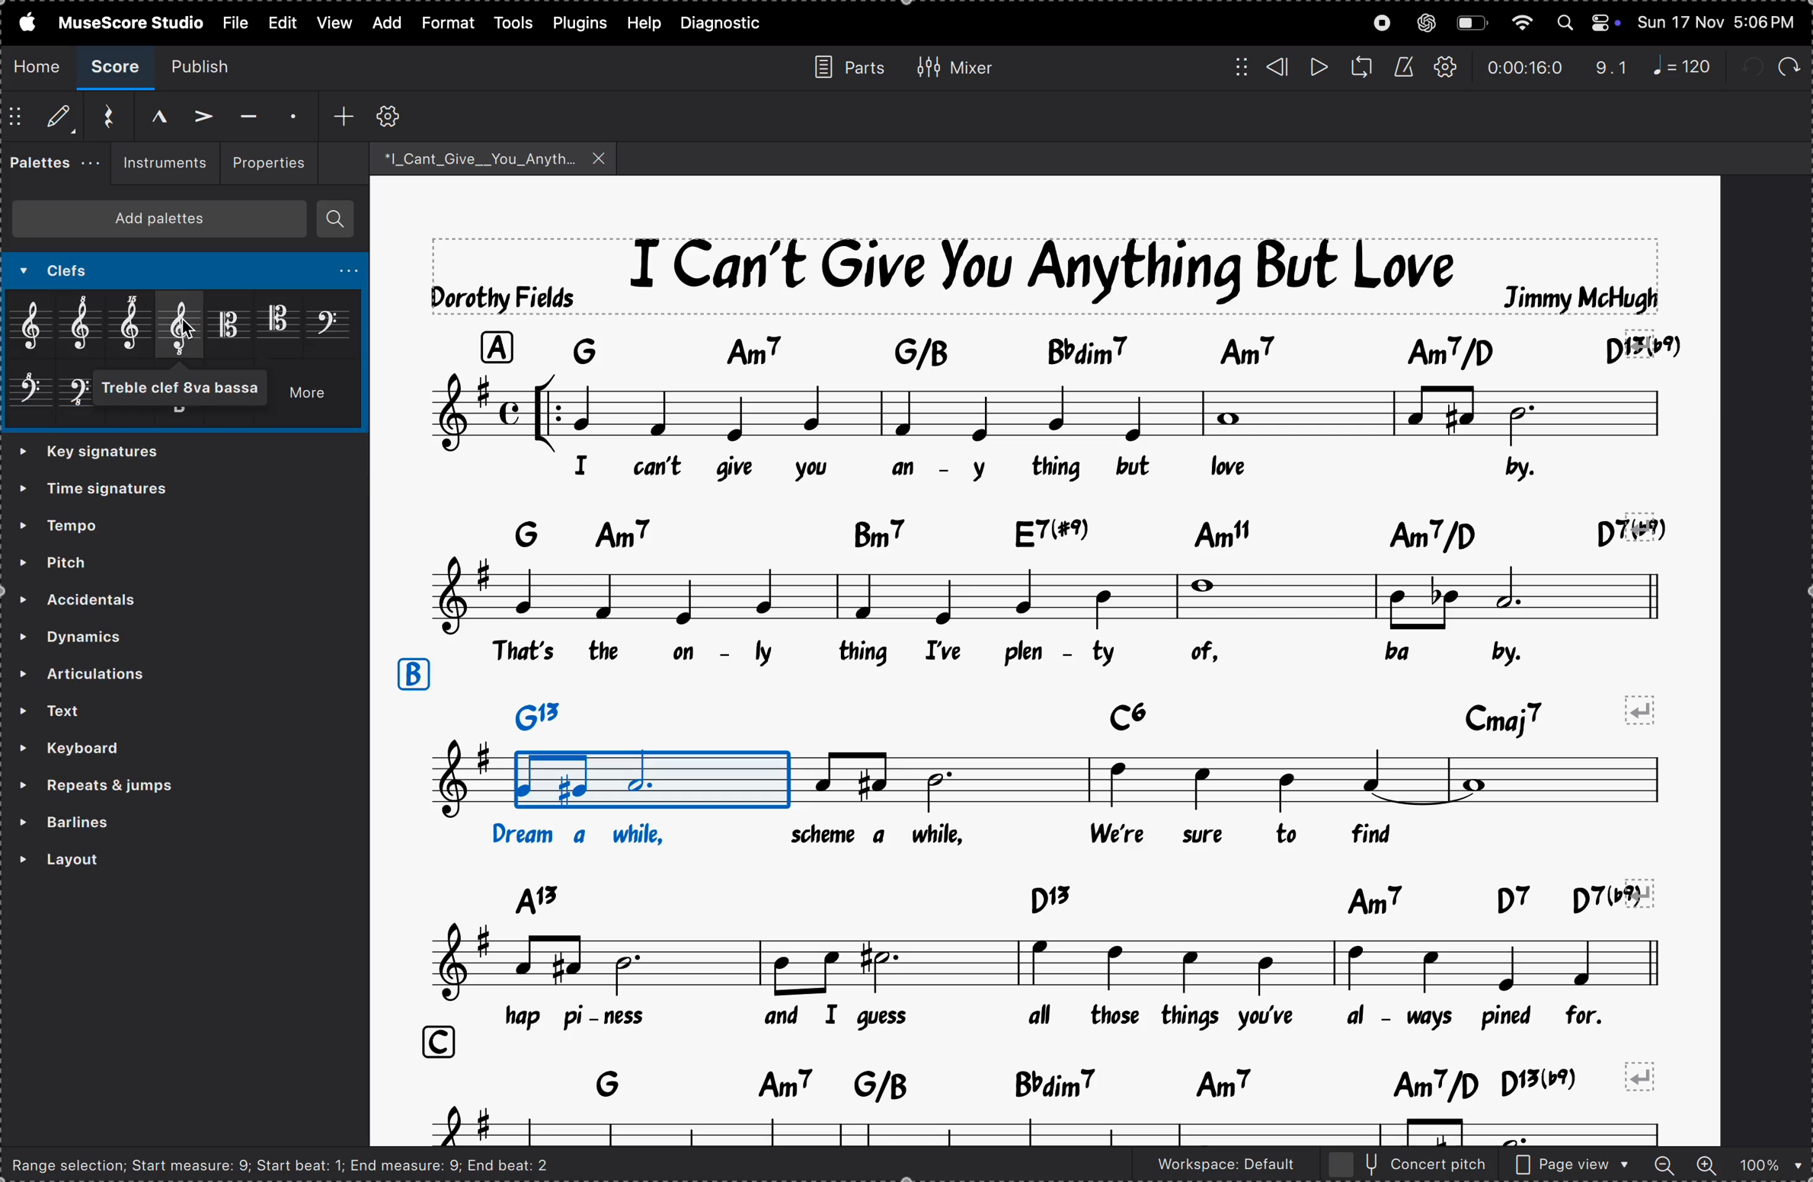 Image resolution: width=1813 pixels, height=1182 pixels. What do you see at coordinates (134, 823) in the screenshot?
I see `barlines` at bounding box center [134, 823].